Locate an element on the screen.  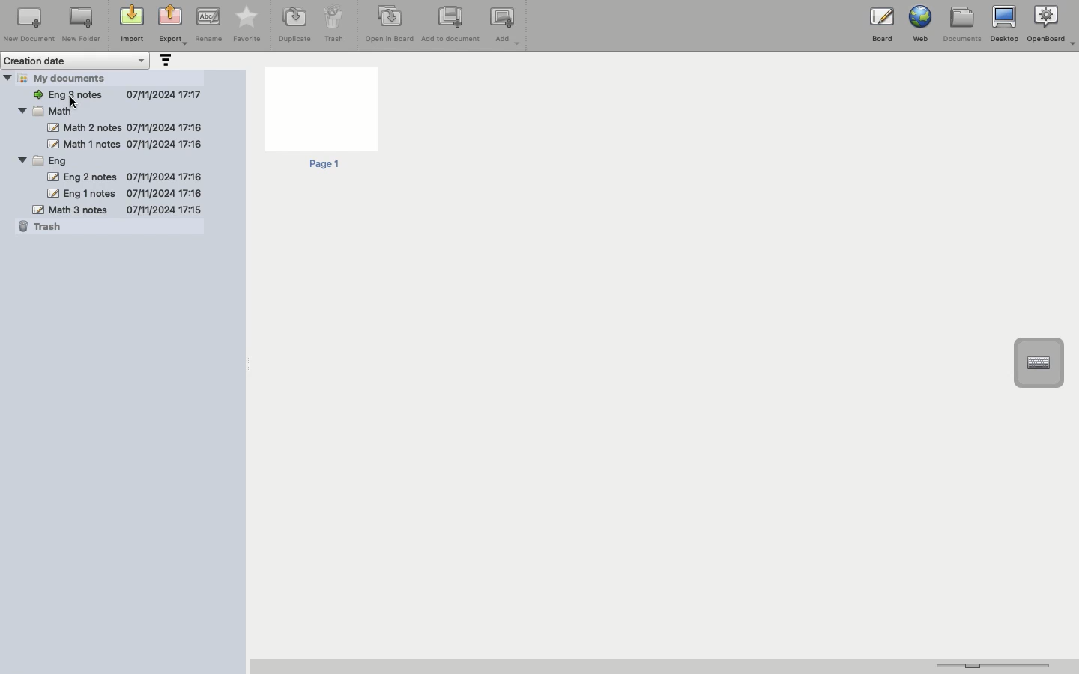
New document is located at coordinates (29, 25).